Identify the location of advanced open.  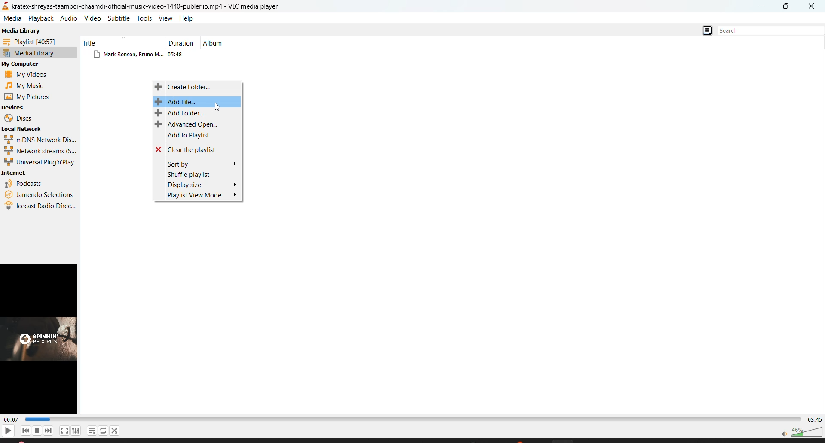
(187, 123).